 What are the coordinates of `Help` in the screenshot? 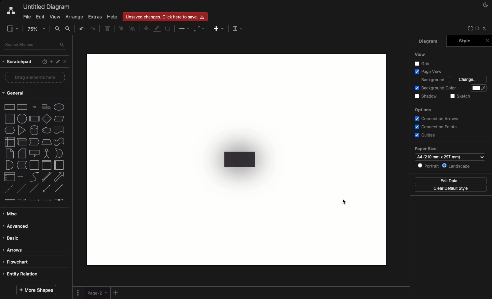 It's located at (43, 62).